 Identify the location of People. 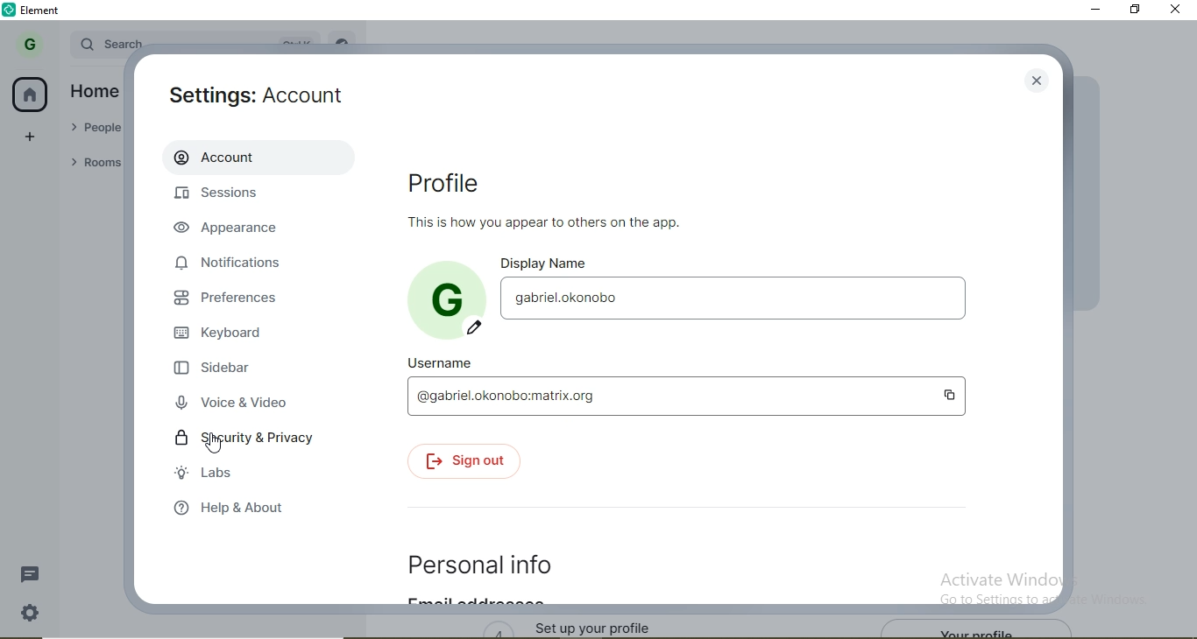
(94, 126).